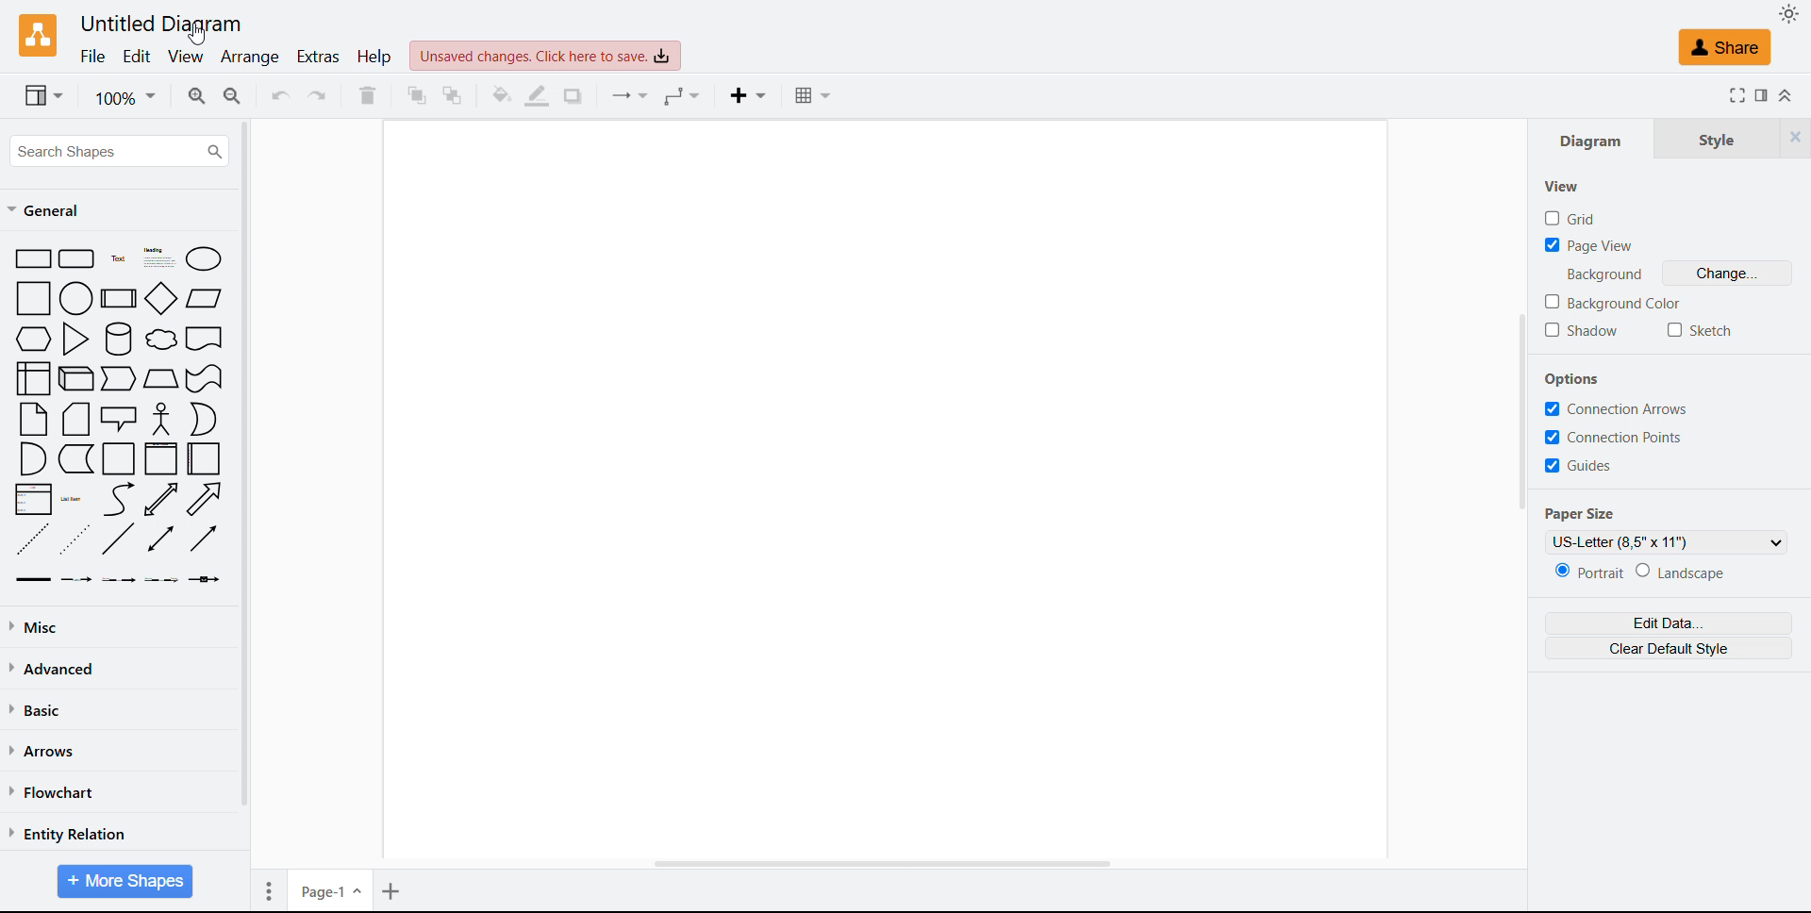 The width and height of the screenshot is (1811, 913). Describe the element at coordinates (1609, 274) in the screenshot. I see `text` at that location.